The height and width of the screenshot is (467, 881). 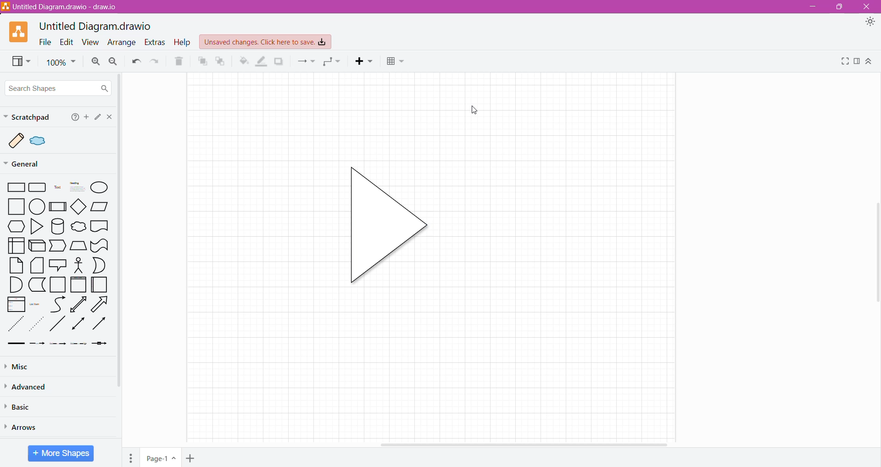 What do you see at coordinates (307, 61) in the screenshot?
I see `Connection` at bounding box center [307, 61].